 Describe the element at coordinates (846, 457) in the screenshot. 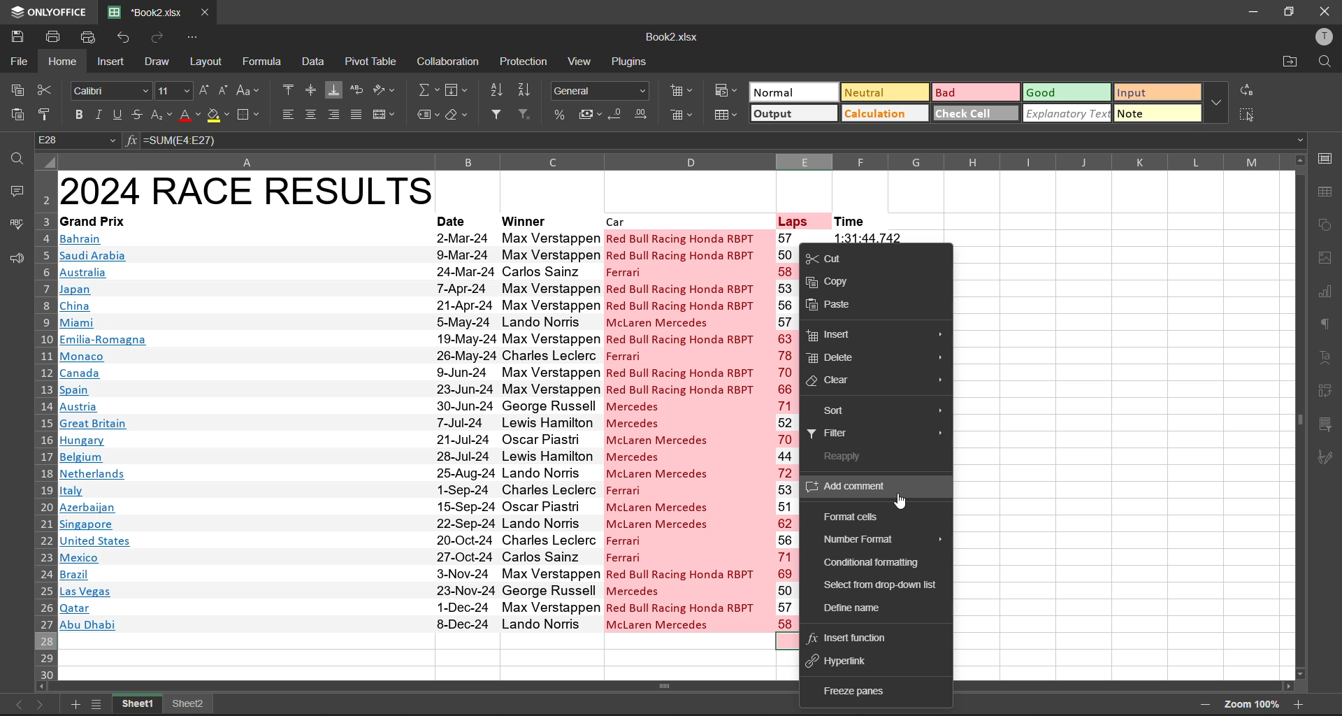

I see `reapply` at that location.